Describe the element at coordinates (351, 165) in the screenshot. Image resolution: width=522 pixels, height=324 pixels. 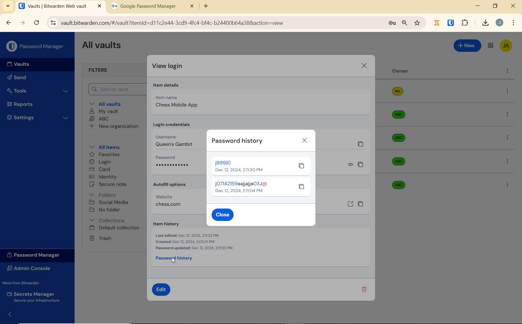
I see `view` at that location.